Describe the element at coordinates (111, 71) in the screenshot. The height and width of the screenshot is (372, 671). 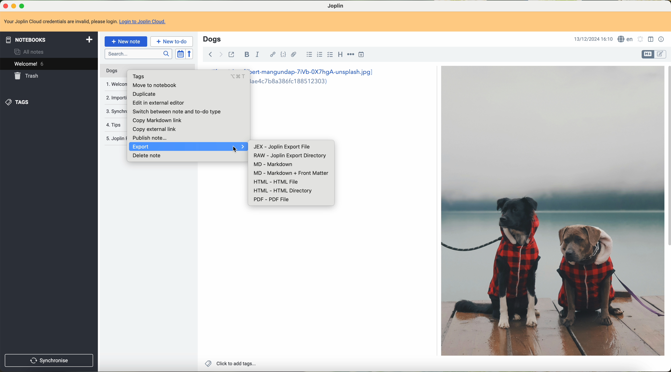
I see `dogs note` at that location.